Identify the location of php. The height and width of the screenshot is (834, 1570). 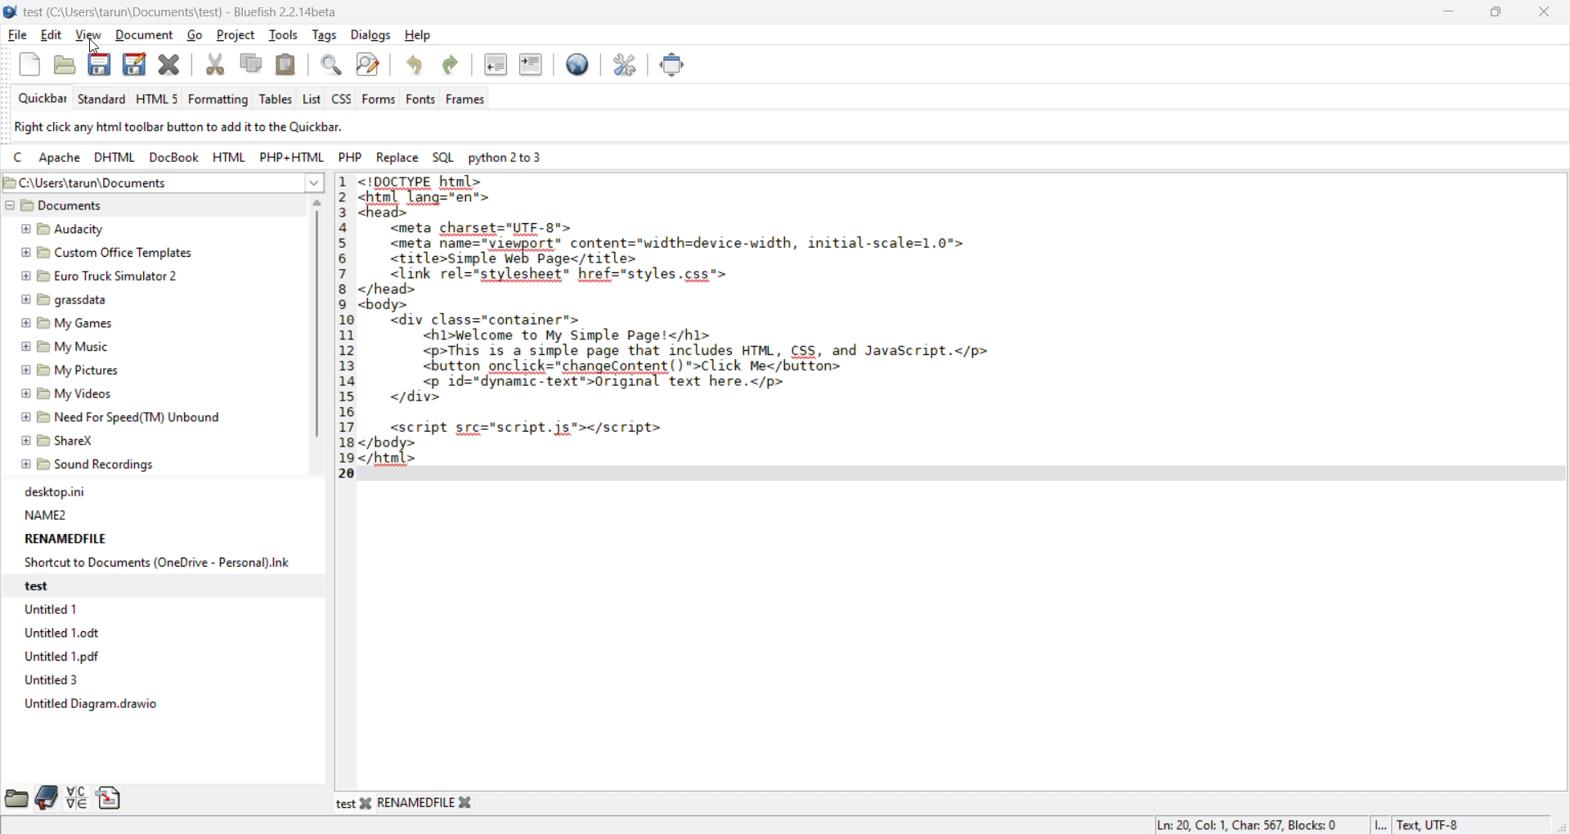
(352, 157).